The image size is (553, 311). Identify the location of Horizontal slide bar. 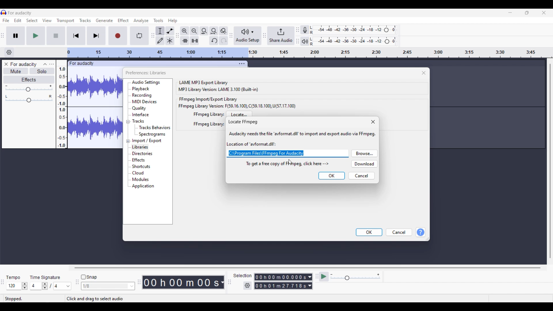
(307, 268).